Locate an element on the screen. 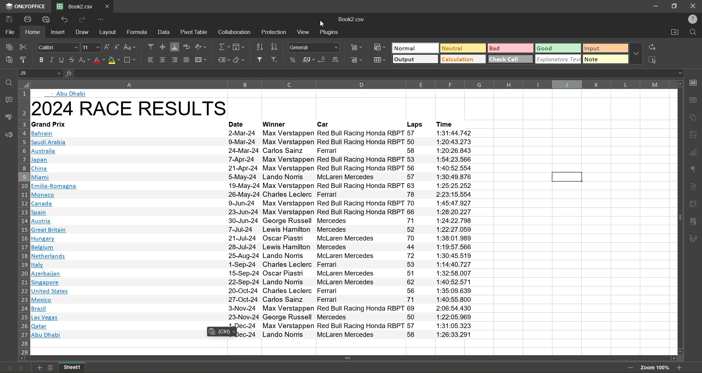  text info is located at coordinates (256, 133).